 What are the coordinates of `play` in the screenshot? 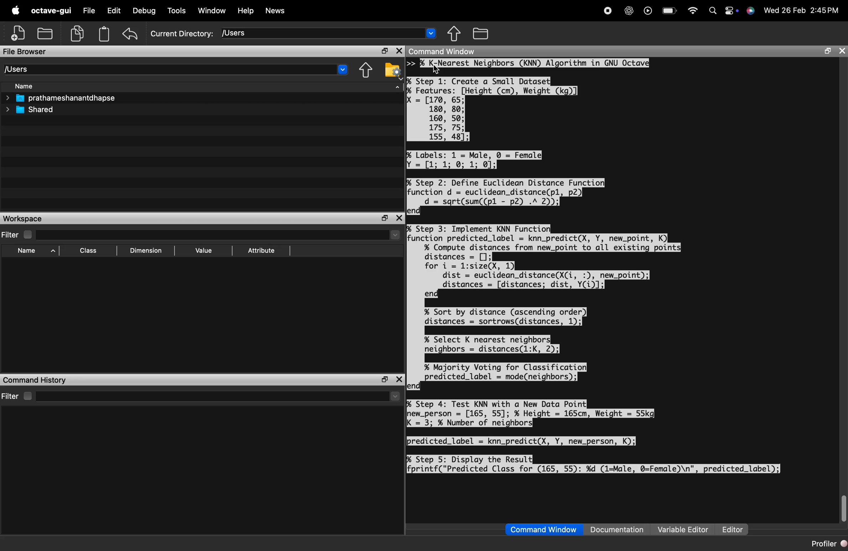 It's located at (647, 10).